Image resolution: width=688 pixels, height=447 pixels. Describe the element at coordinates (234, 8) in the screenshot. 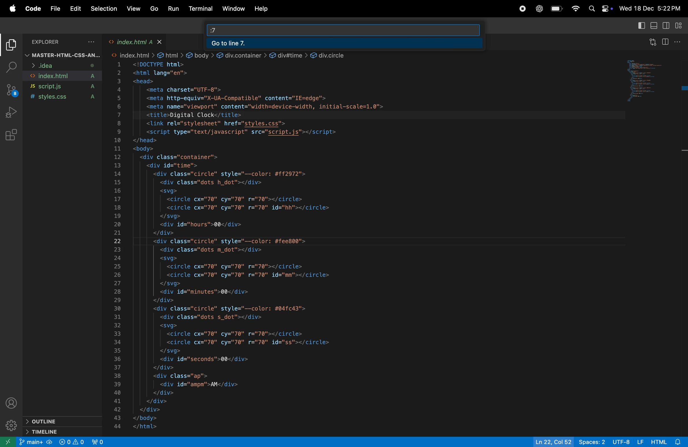

I see `window` at that location.